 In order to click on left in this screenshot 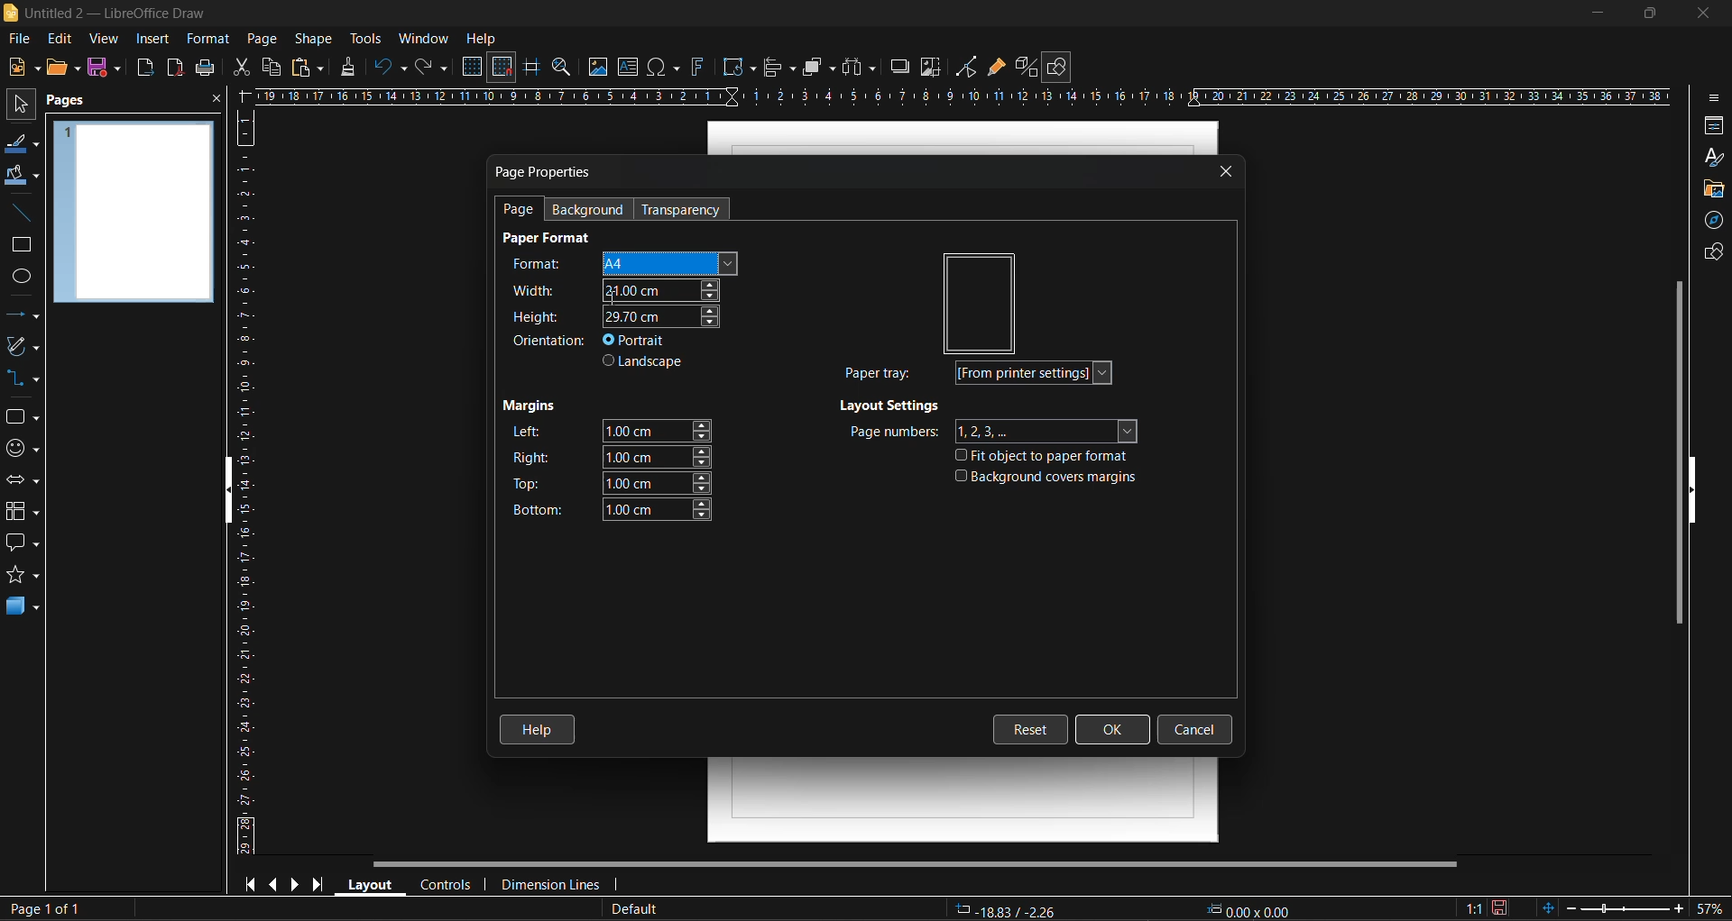, I will do `click(610, 430)`.